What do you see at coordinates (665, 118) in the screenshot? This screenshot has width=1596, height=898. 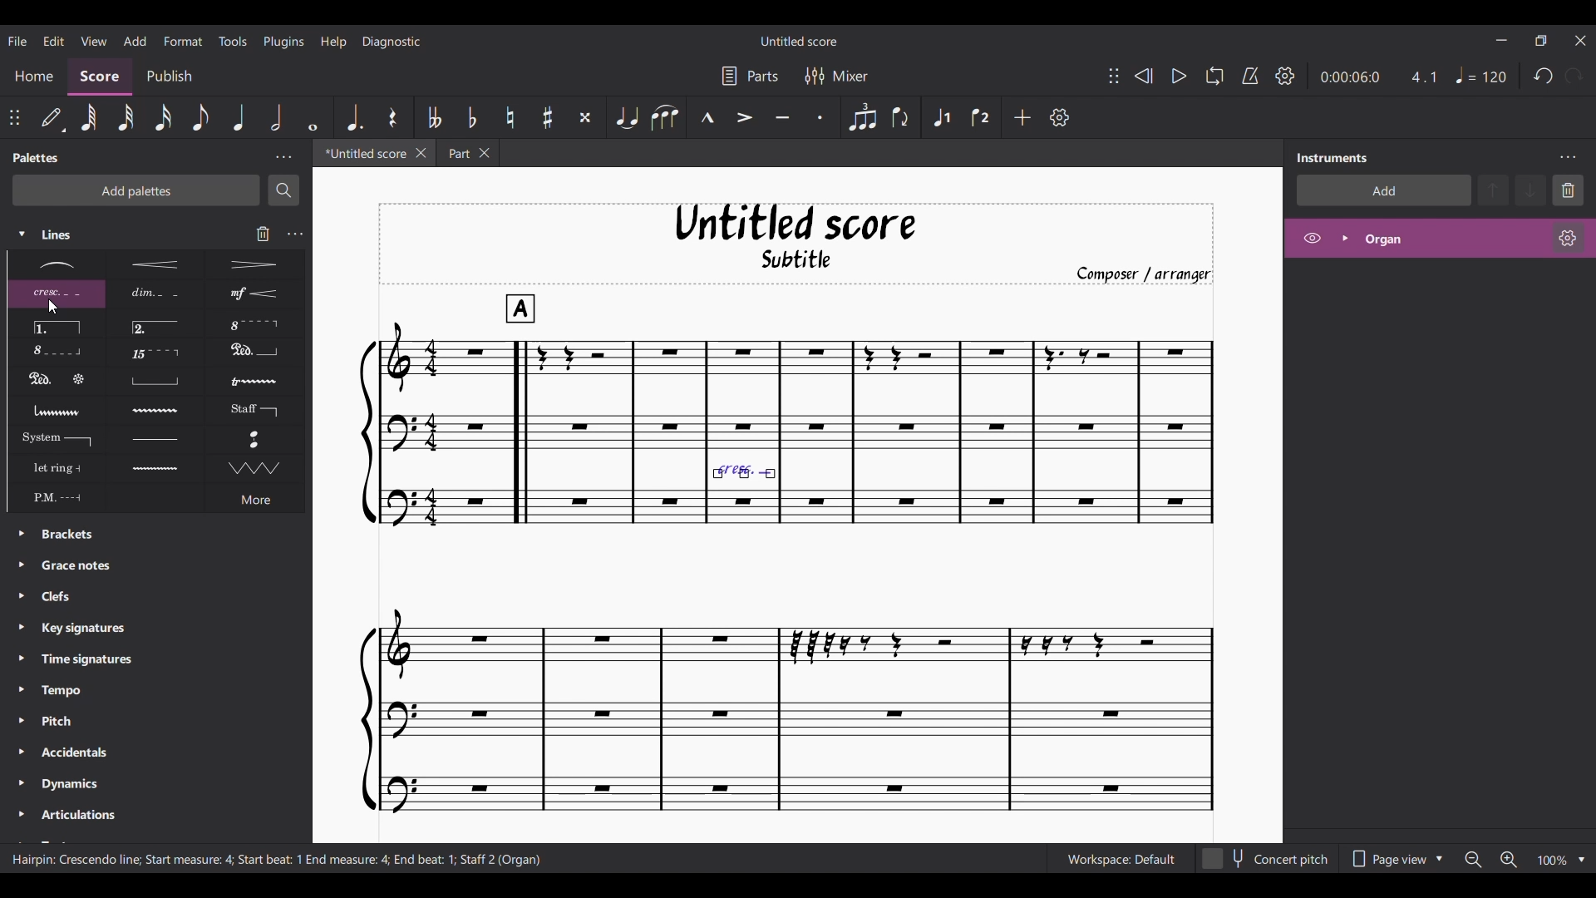 I see `Slur` at bounding box center [665, 118].